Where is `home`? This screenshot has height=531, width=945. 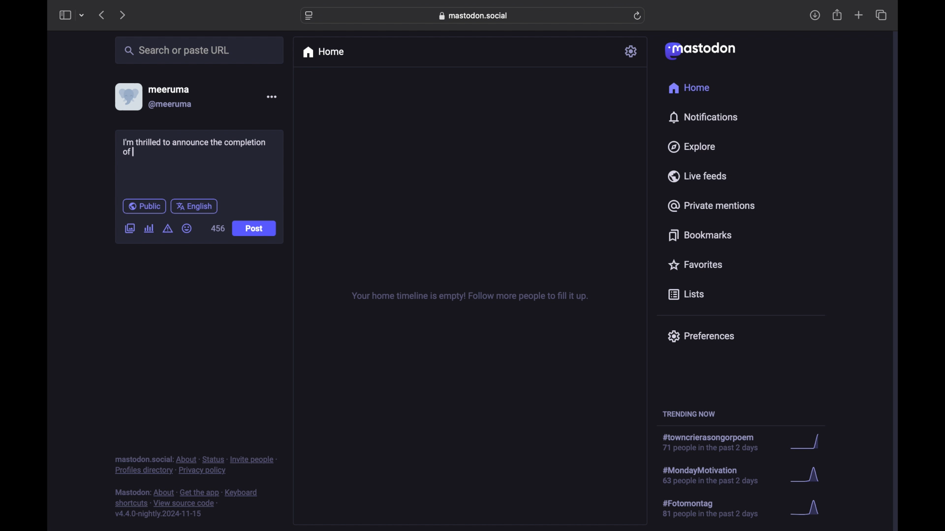 home is located at coordinates (323, 52).